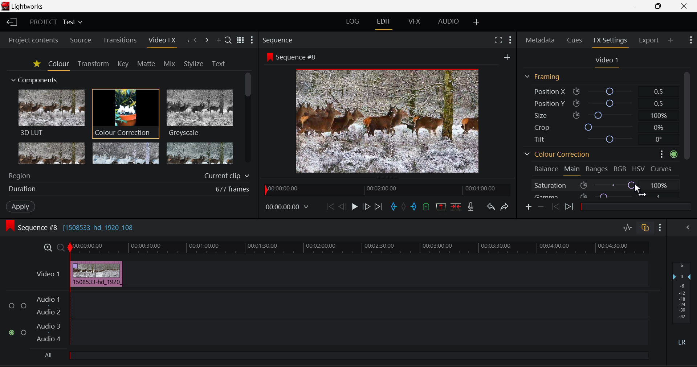 The width and height of the screenshot is (697, 367). Describe the element at coordinates (24, 305) in the screenshot. I see `Audio Input Checkbox` at that location.